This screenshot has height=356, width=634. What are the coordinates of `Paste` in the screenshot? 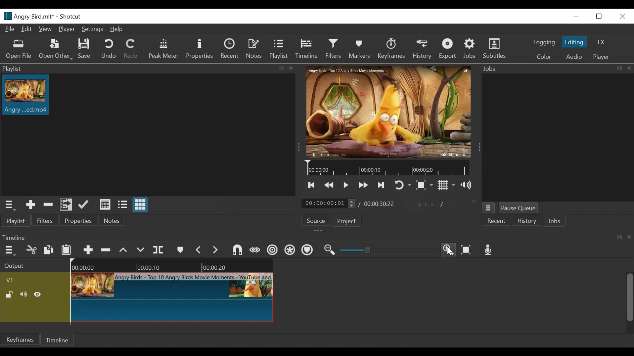 It's located at (66, 249).